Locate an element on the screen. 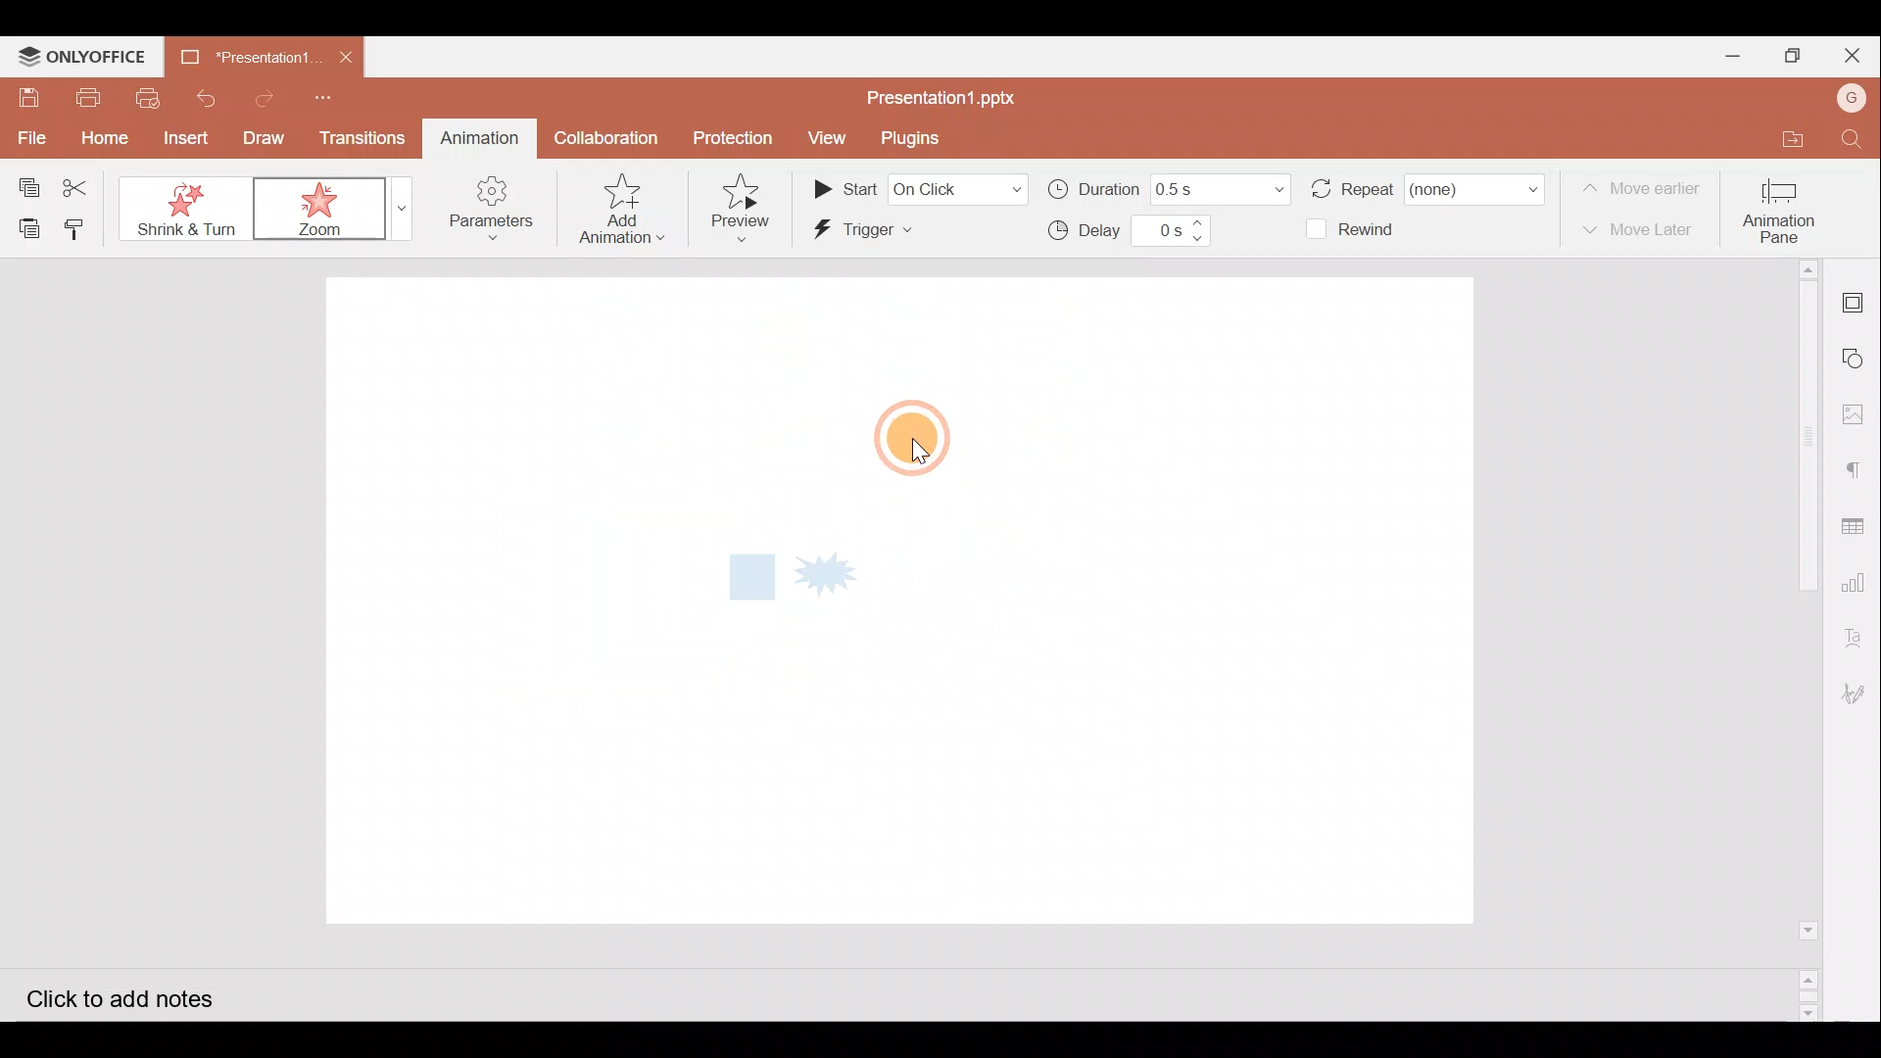 The height and width of the screenshot is (1058, 1881). Minimize is located at coordinates (1724, 55).